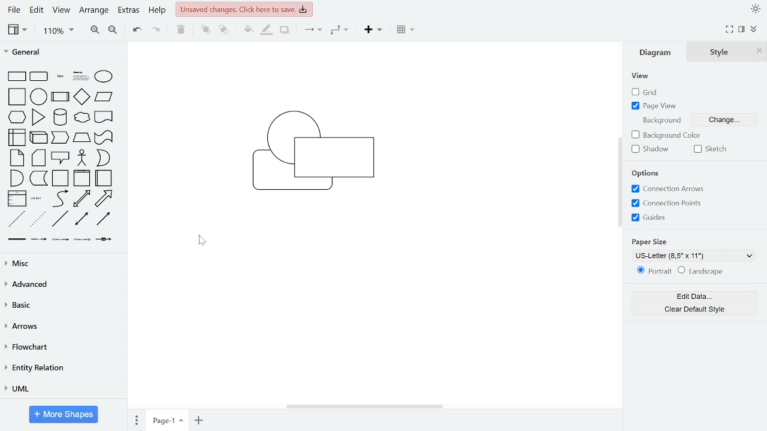 The image size is (767, 431). I want to click on note, so click(17, 158).